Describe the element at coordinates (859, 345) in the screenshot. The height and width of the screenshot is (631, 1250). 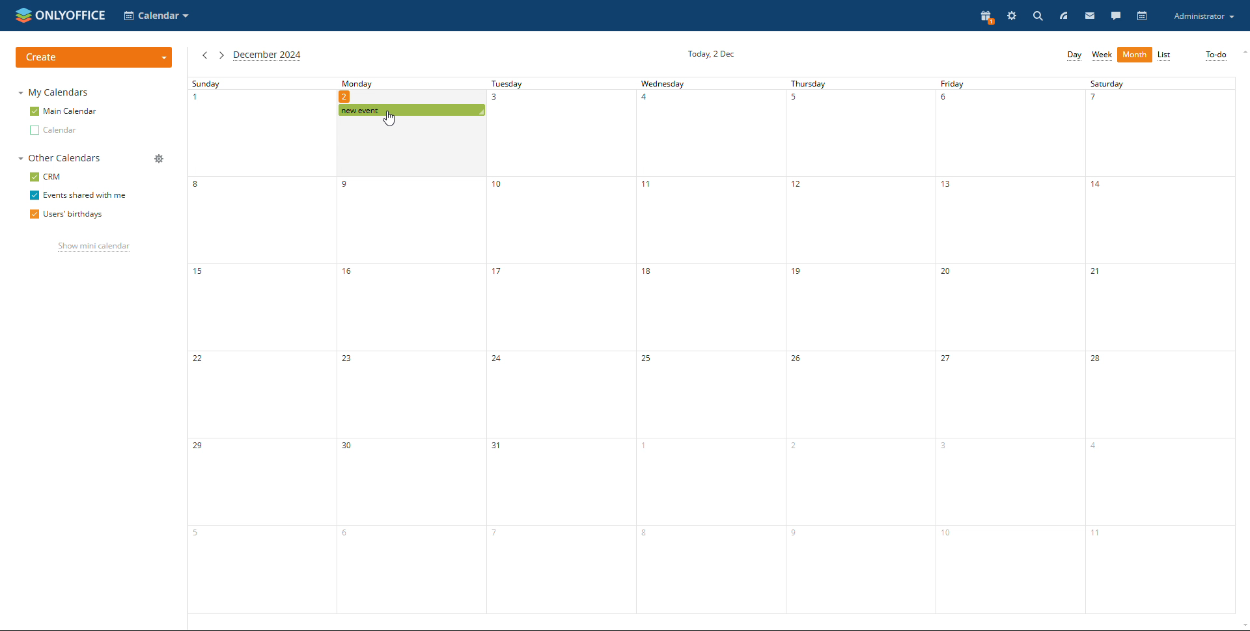
I see `thursday` at that location.